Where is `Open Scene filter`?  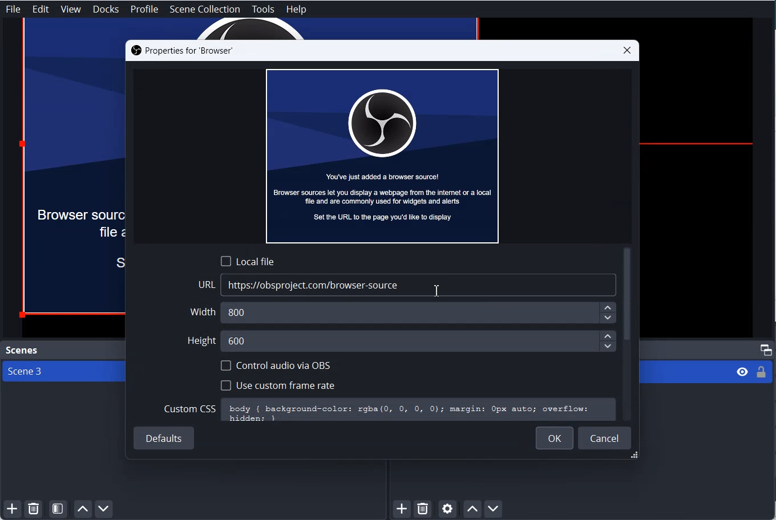
Open Scene filter is located at coordinates (58, 509).